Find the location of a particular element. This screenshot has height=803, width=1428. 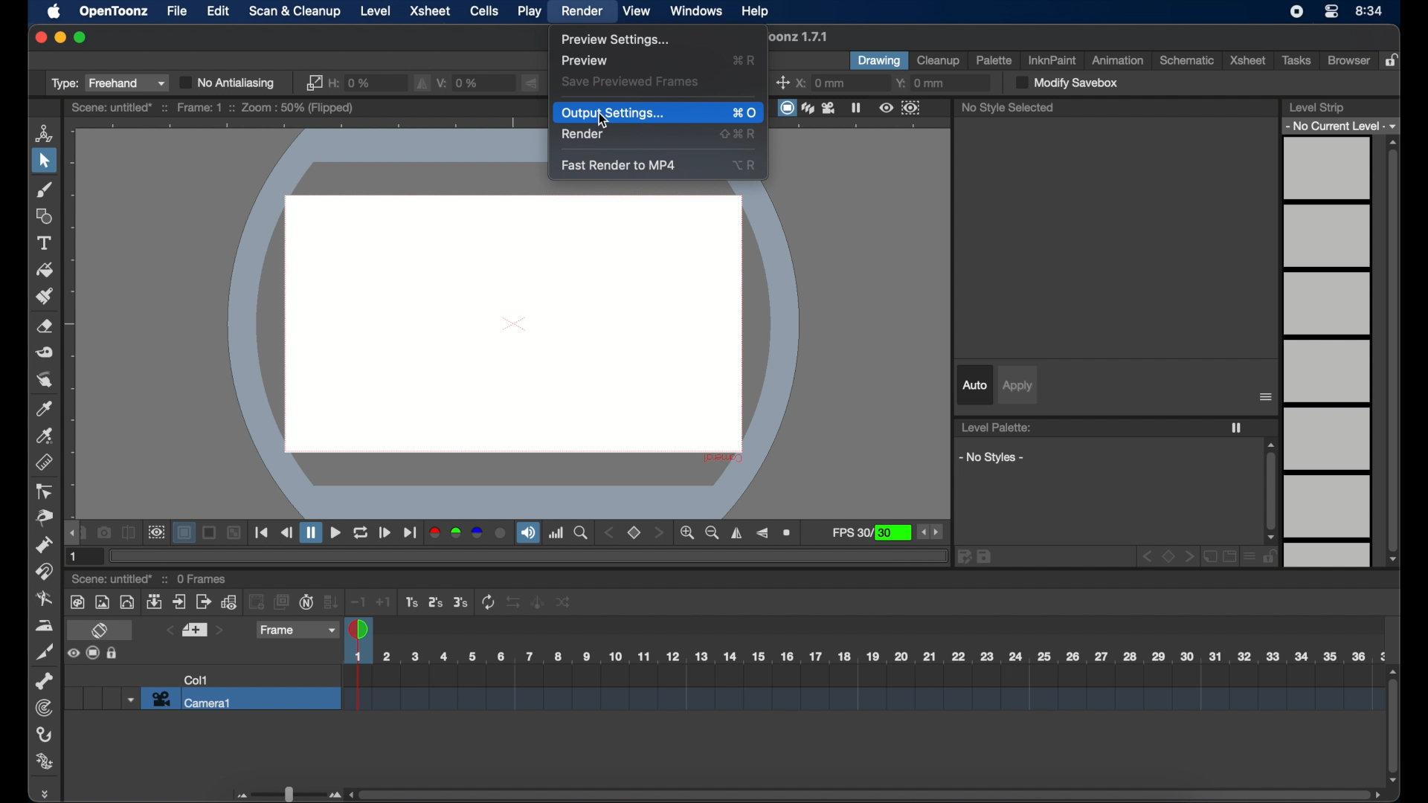

 is located at coordinates (103, 604).